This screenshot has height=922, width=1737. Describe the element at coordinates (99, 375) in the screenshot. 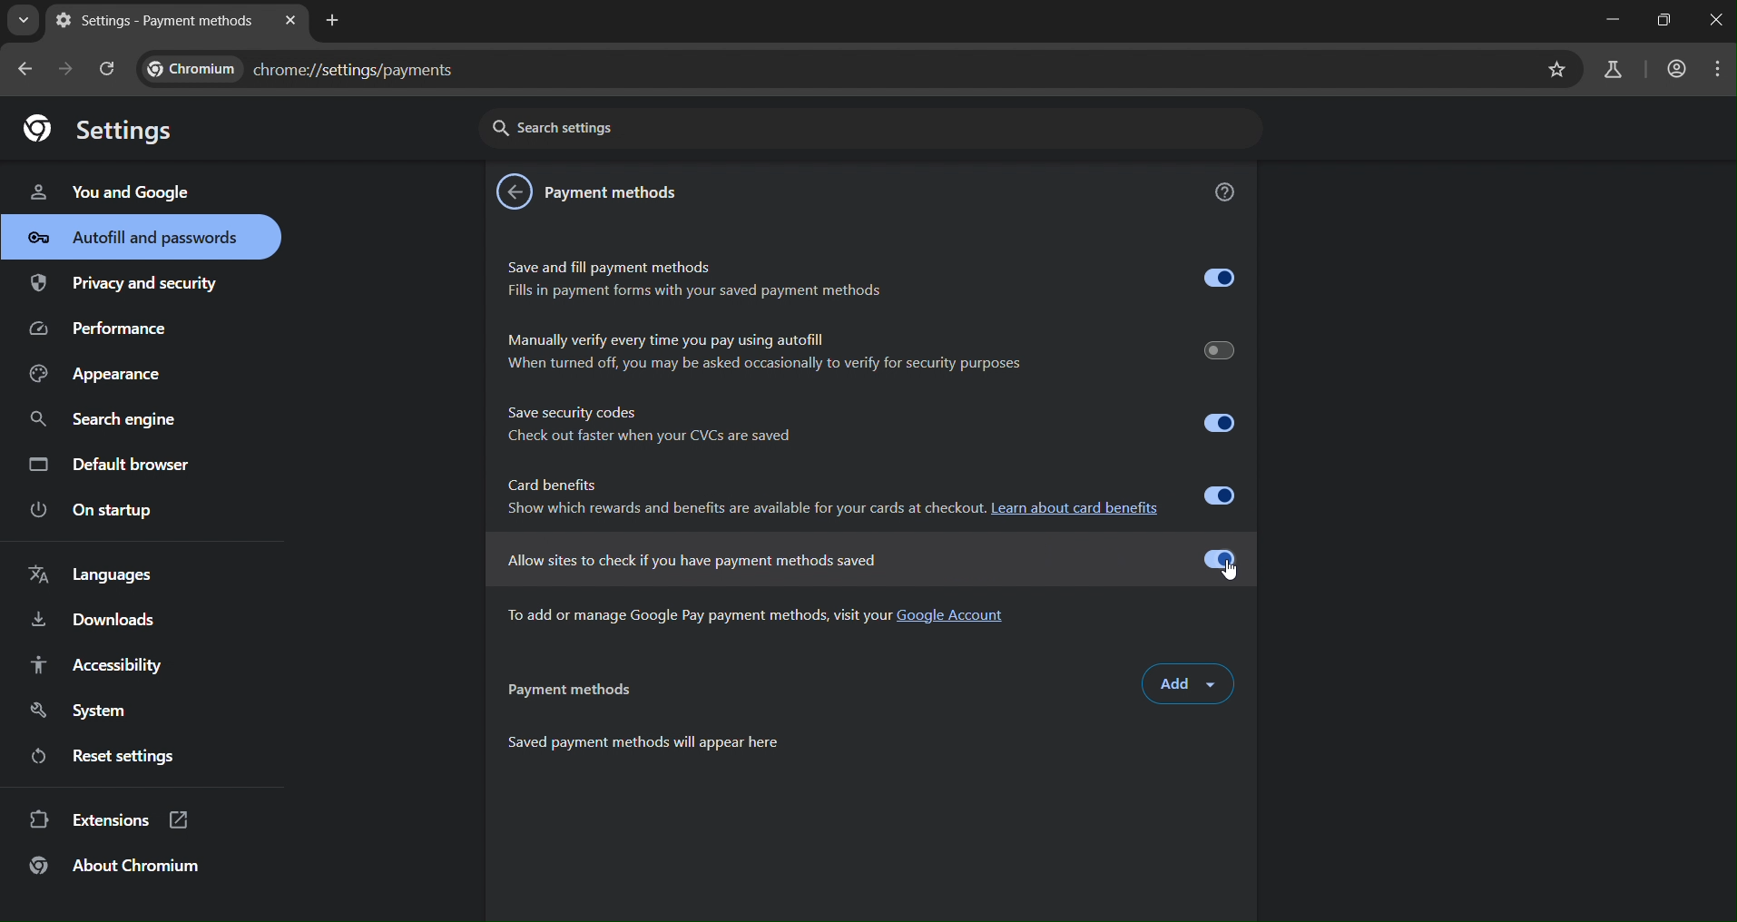

I see `appearance` at that location.